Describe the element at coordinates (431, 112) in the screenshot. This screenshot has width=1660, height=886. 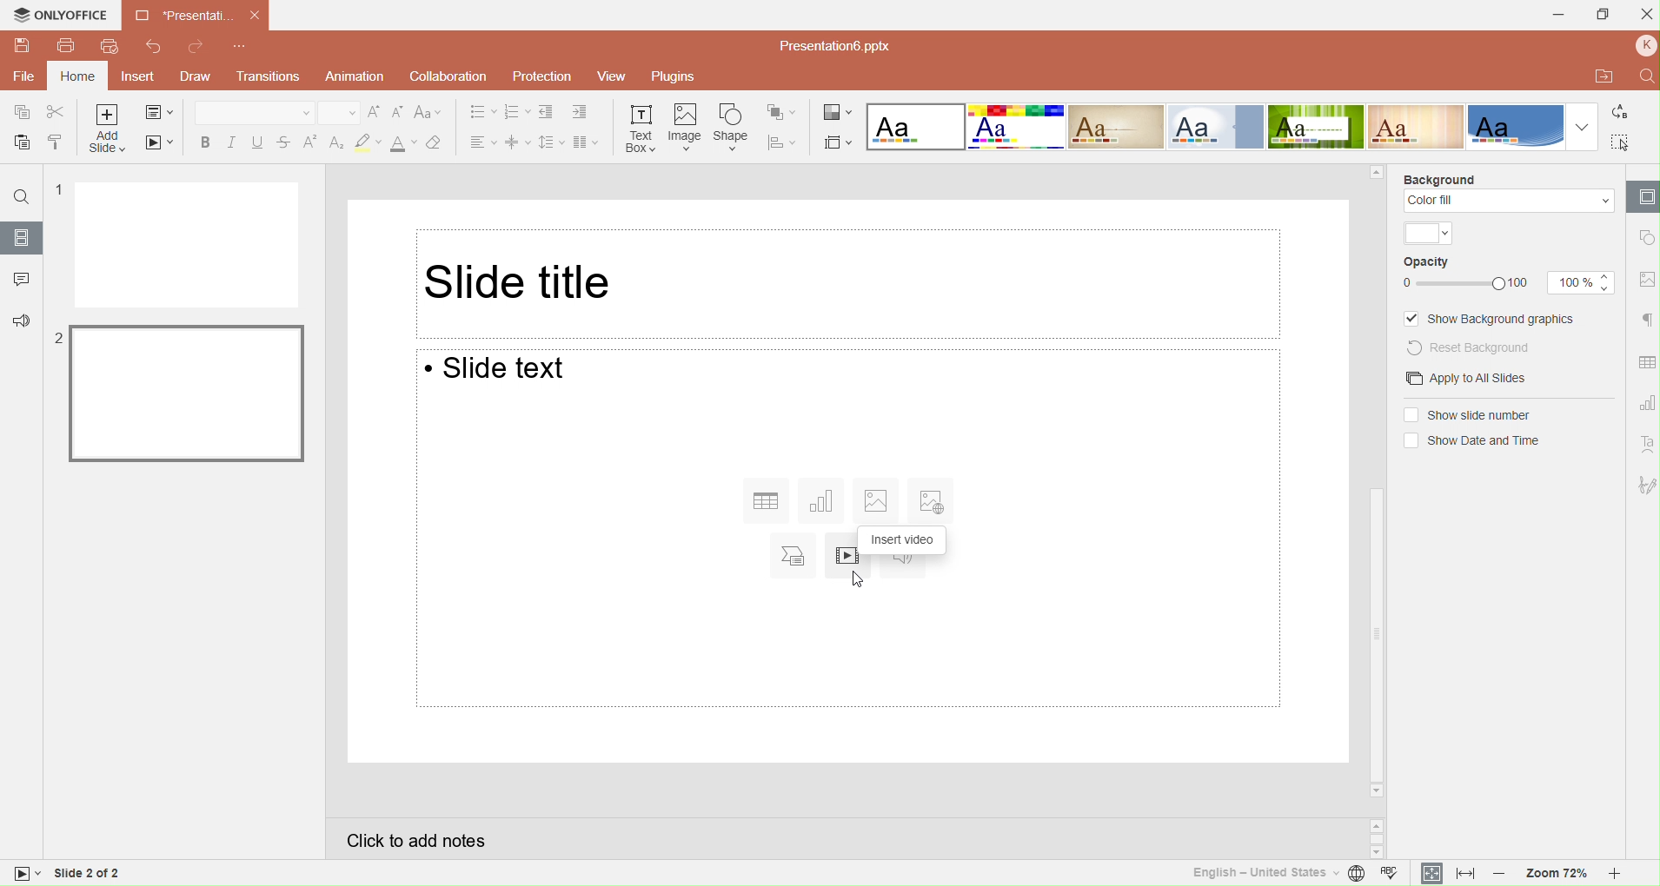
I see `Change case` at that location.